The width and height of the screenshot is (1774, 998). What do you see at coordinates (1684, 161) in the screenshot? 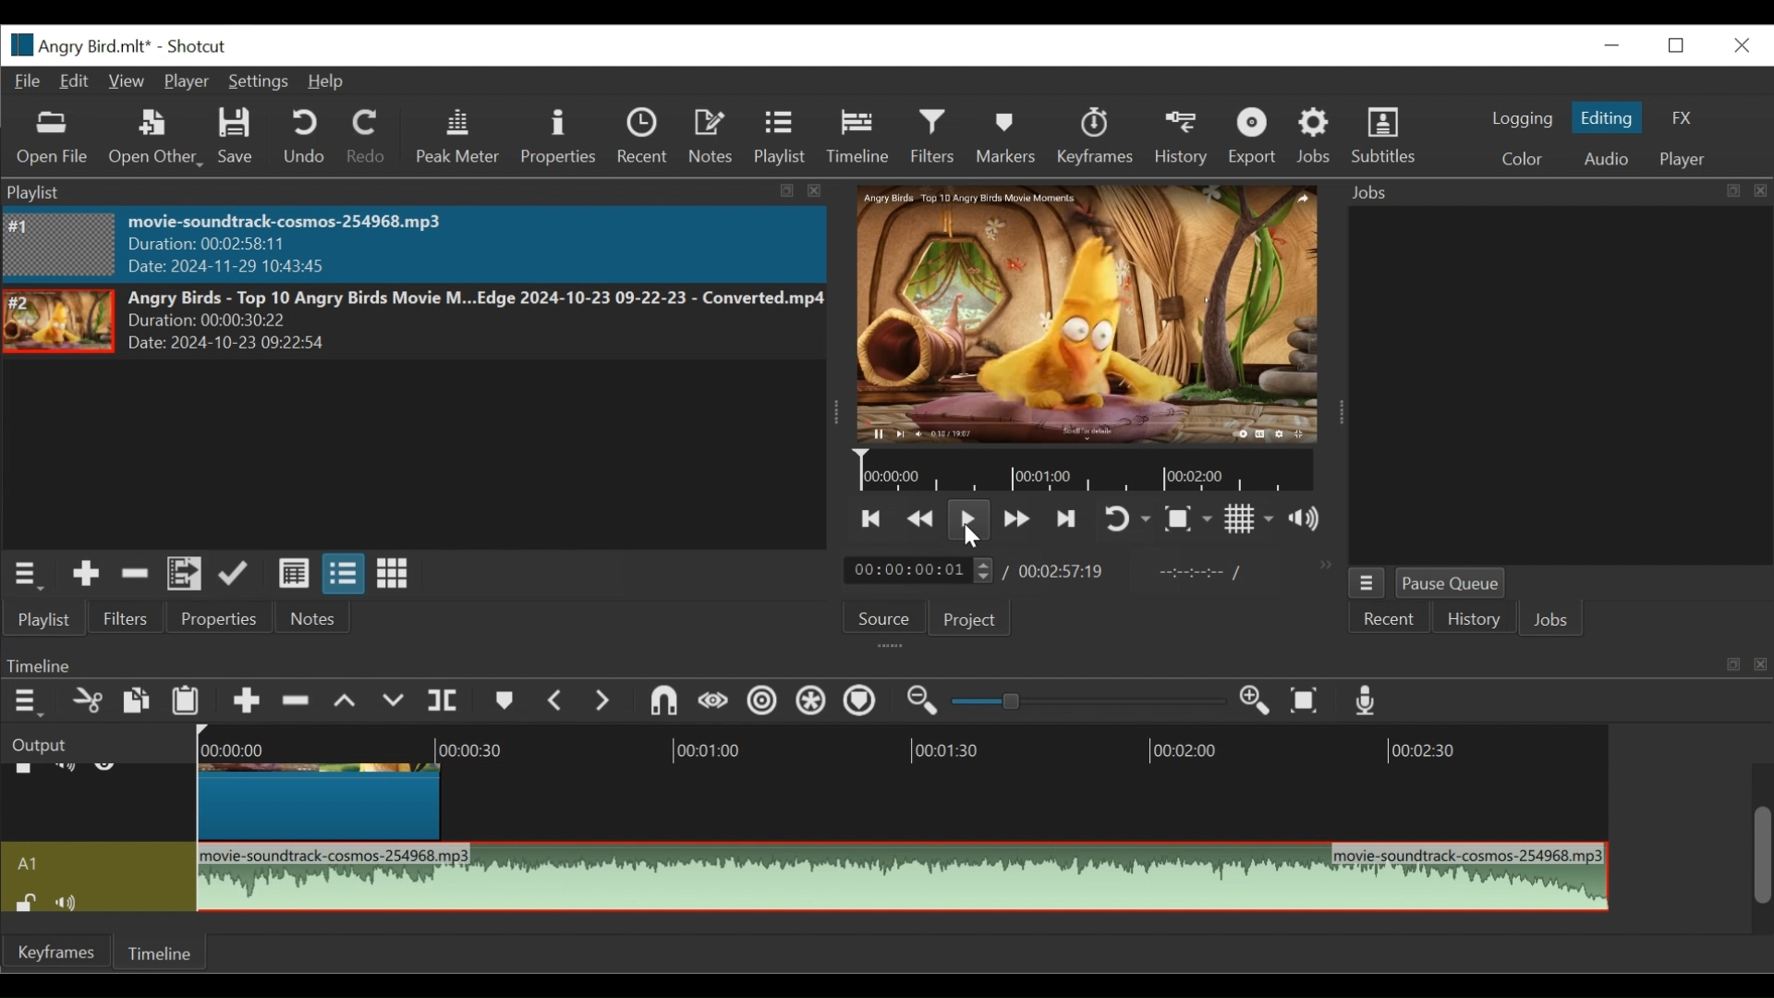
I see `Player` at bounding box center [1684, 161].